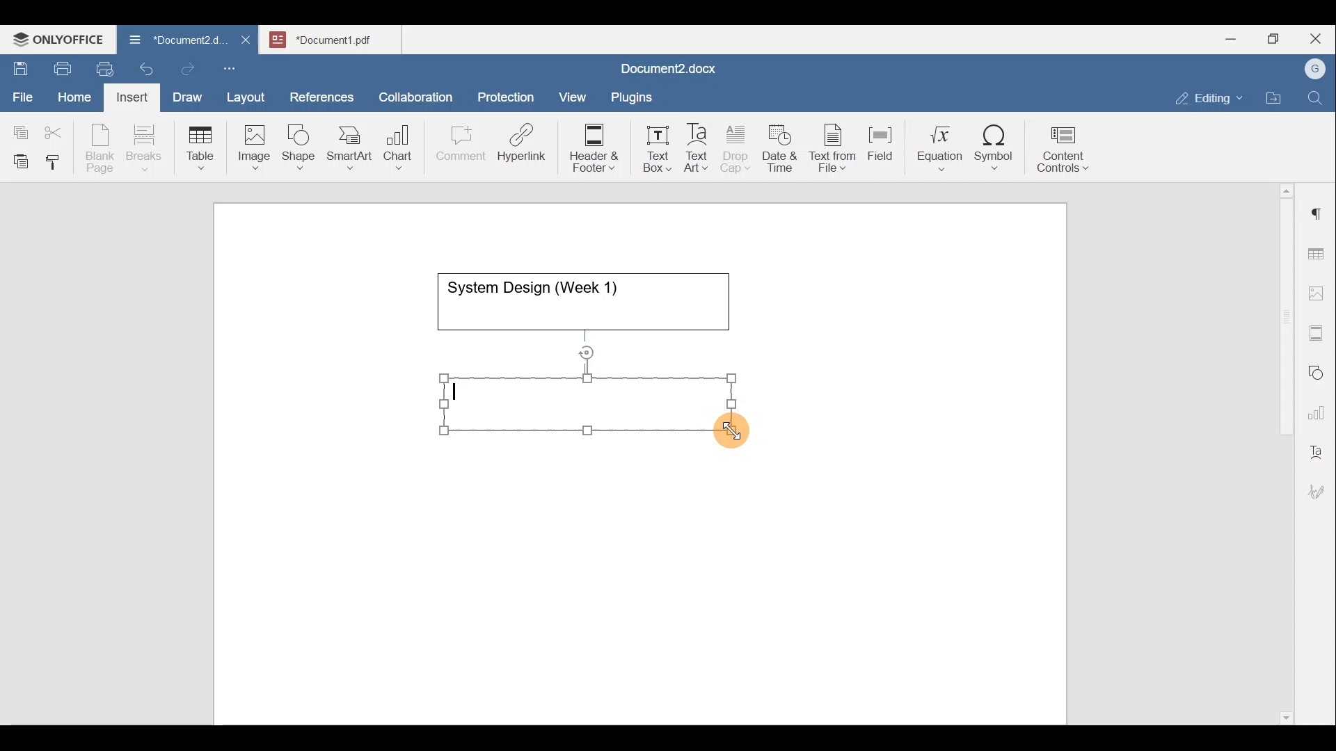 This screenshot has height=751, width=1336. I want to click on Editing mode, so click(1209, 95).